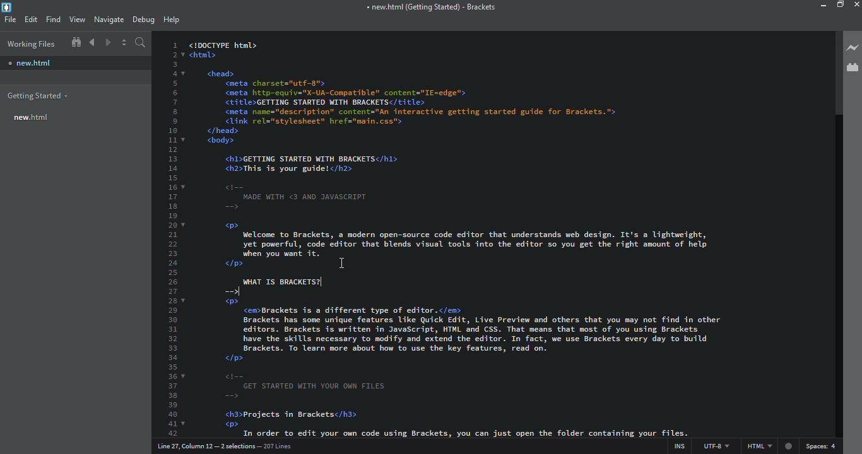 This screenshot has width=862, height=454. Describe the element at coordinates (31, 20) in the screenshot. I see `edit` at that location.